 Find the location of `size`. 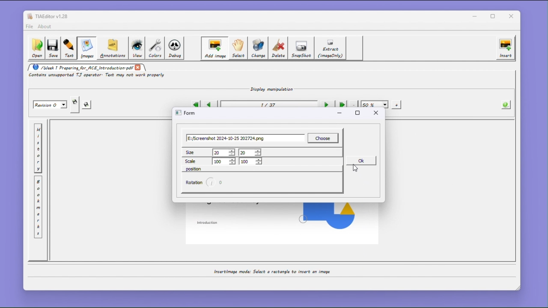

size is located at coordinates (197, 152).